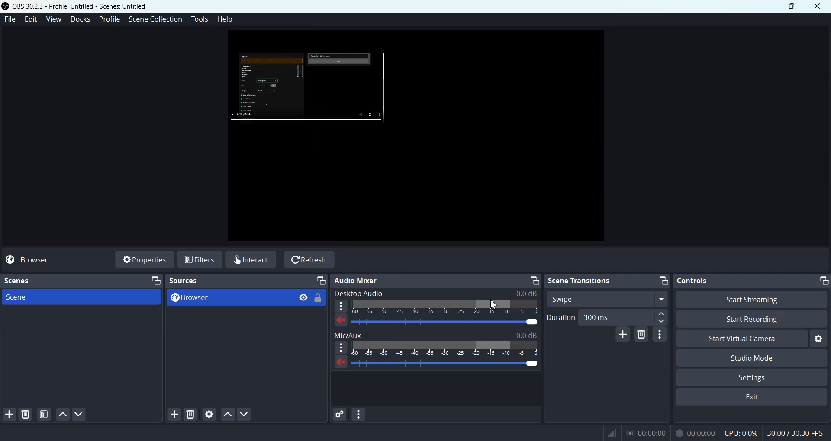  I want to click on Mute / Unmute, so click(341, 362).